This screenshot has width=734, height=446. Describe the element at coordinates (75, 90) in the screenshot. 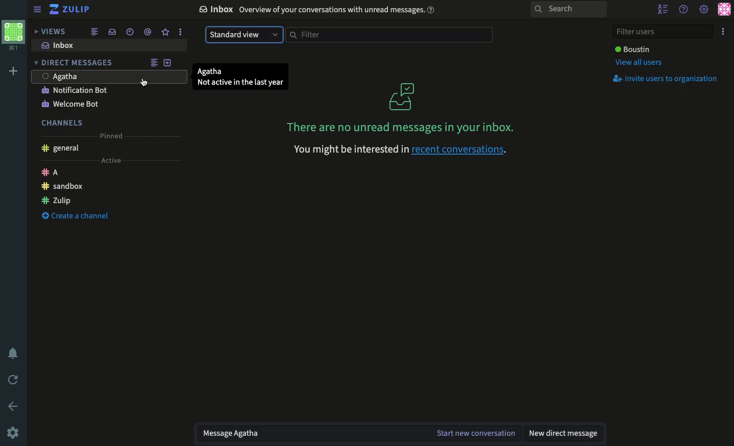

I see `Notification ` at that location.